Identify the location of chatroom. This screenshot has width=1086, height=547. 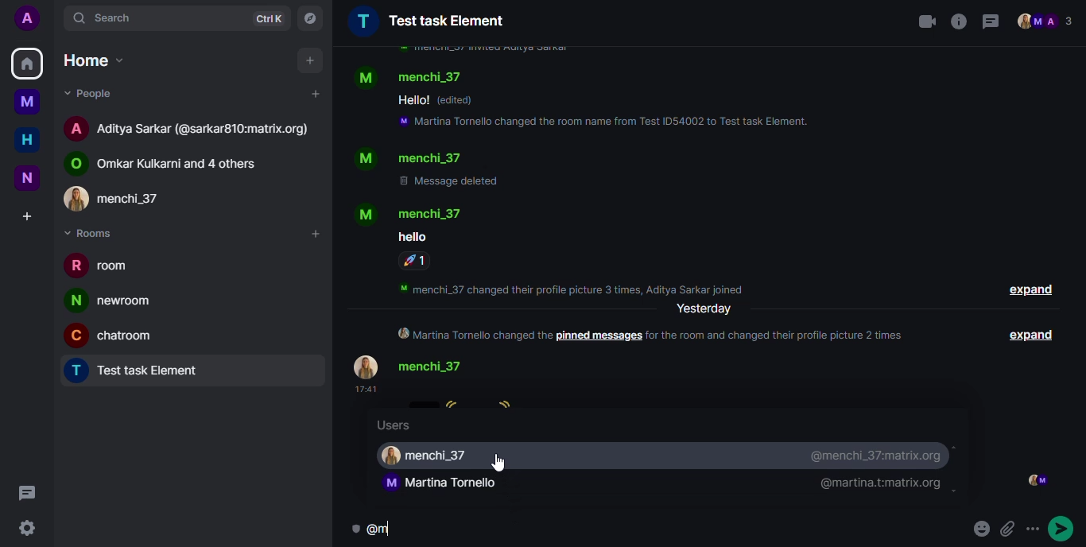
(116, 334).